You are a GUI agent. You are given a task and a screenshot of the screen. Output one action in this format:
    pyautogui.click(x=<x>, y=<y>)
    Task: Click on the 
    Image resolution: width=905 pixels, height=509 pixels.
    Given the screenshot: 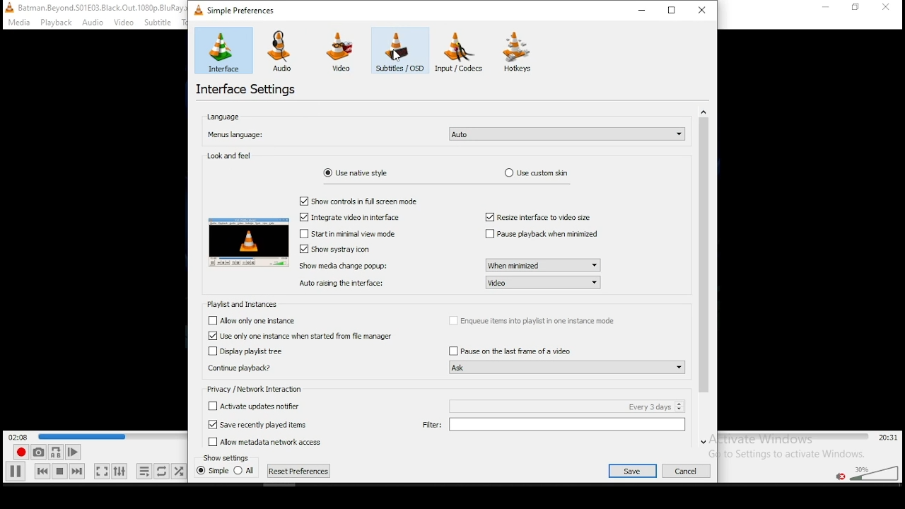 What is the action you would take?
    pyautogui.click(x=262, y=441)
    